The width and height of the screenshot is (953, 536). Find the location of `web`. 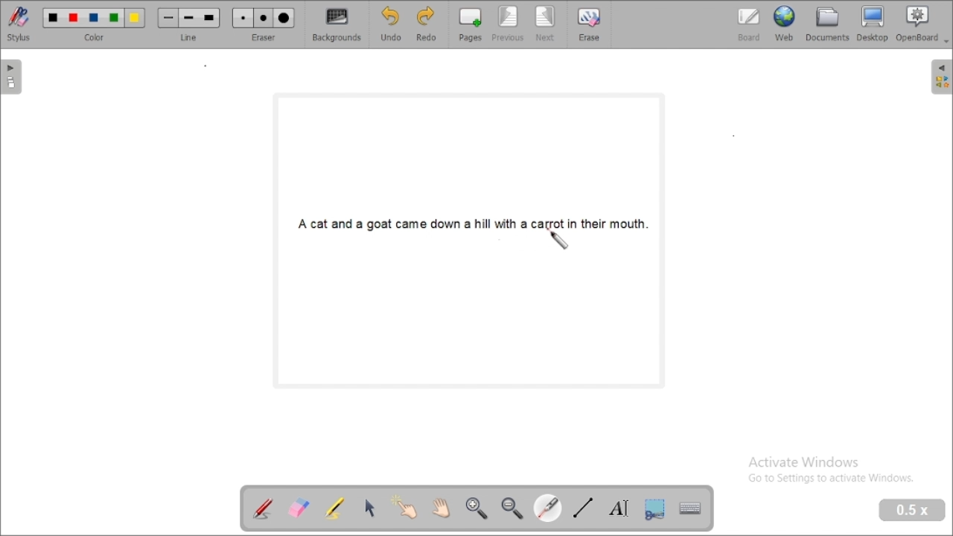

web is located at coordinates (785, 24).